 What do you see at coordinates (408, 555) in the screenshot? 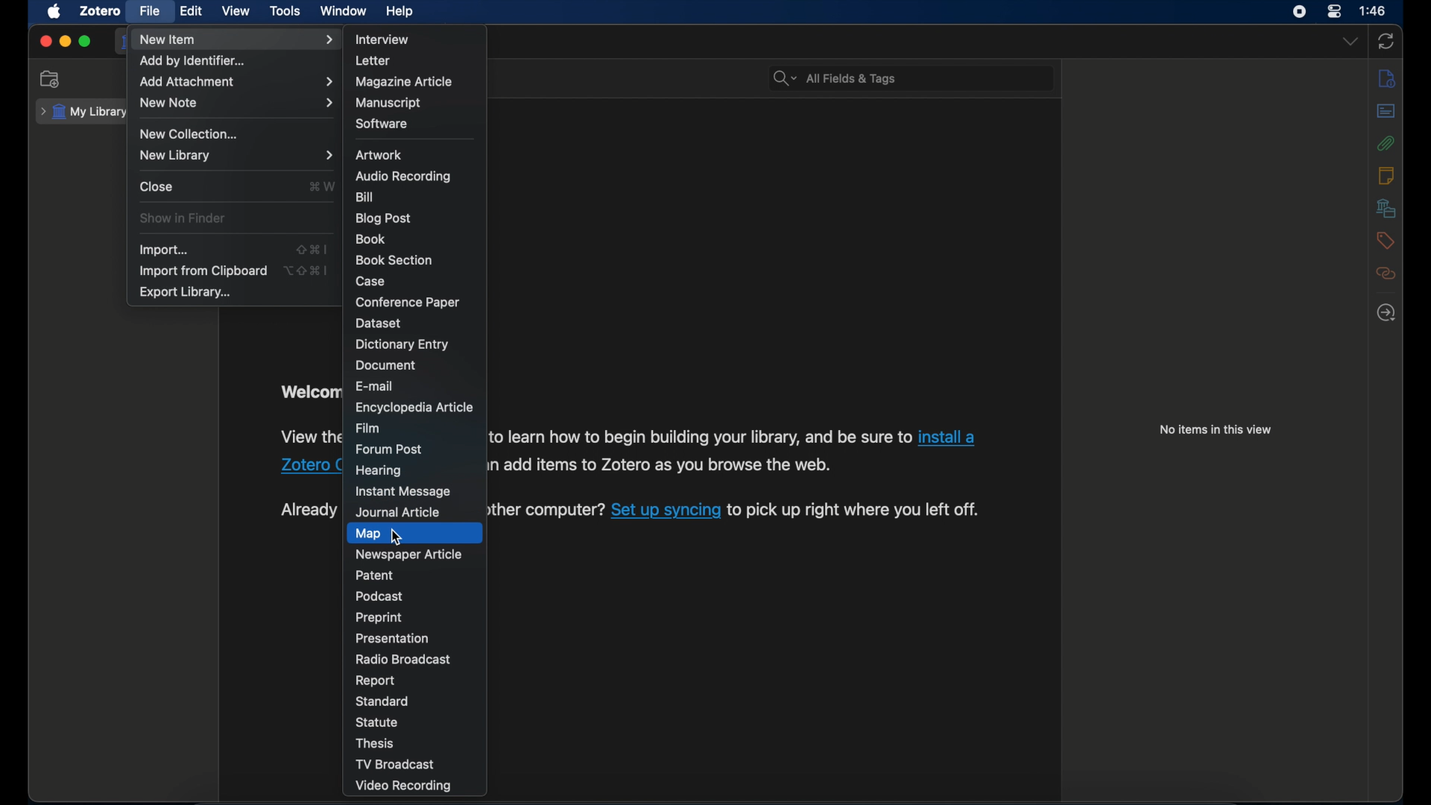
I see `newspaper article` at bounding box center [408, 555].